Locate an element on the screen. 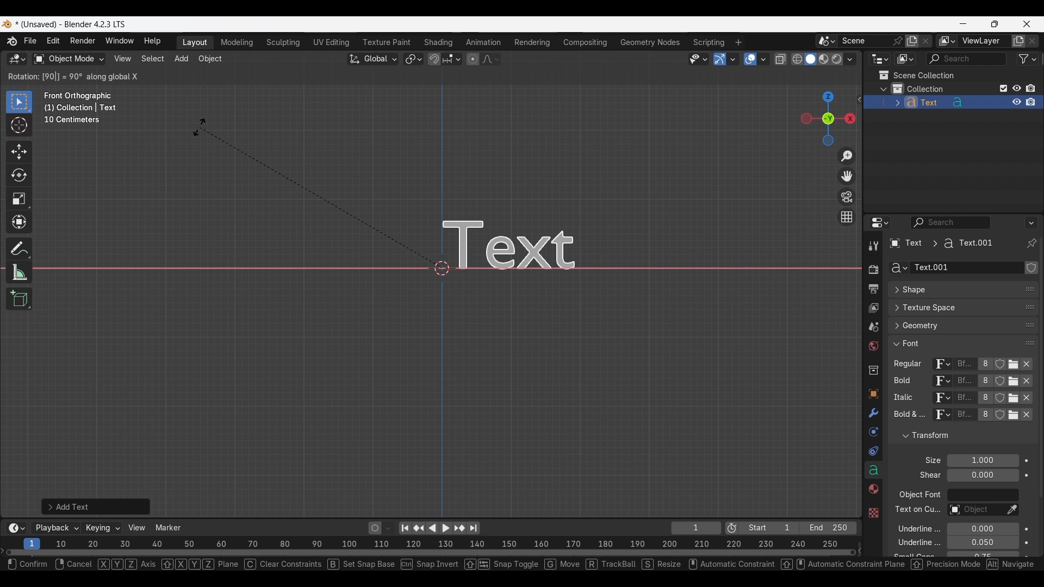  UV Editing workspace is located at coordinates (332, 42).